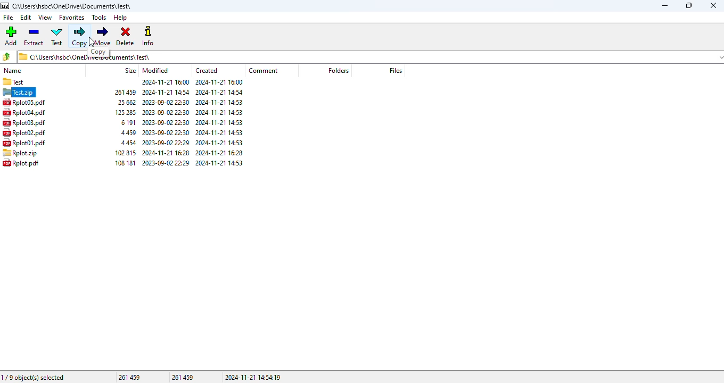 The image size is (724, 383). I want to click on modified date & time, so click(166, 102).